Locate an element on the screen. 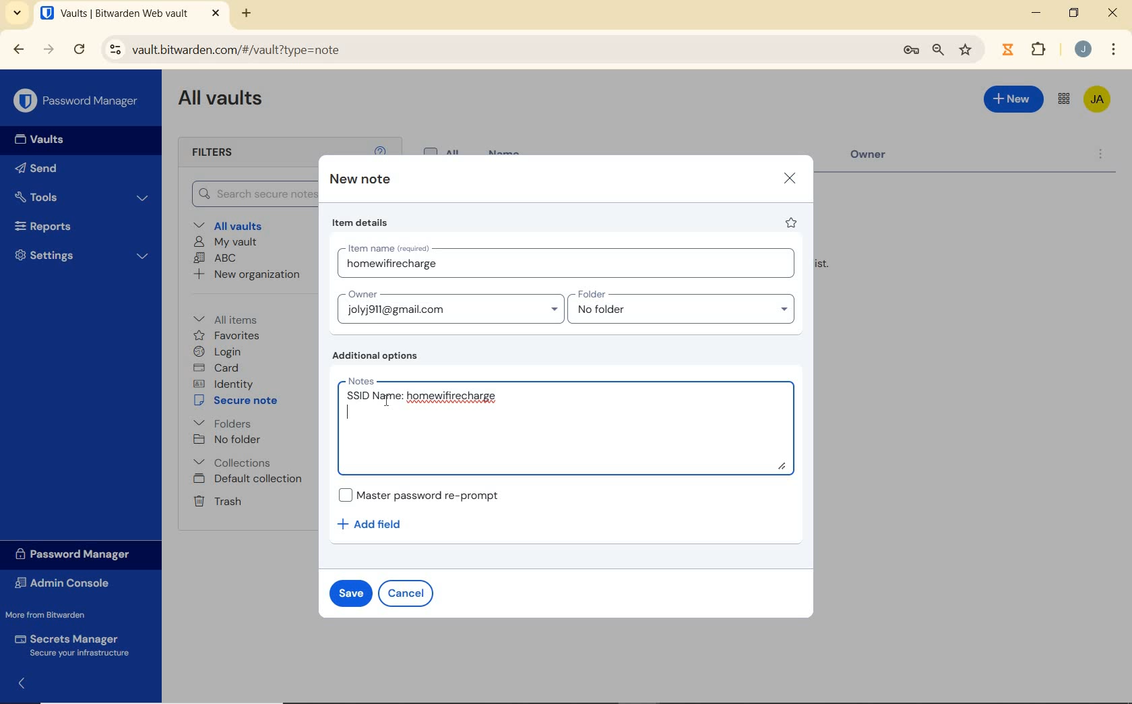 The height and width of the screenshot is (704, 1132). Default collection is located at coordinates (249, 479).